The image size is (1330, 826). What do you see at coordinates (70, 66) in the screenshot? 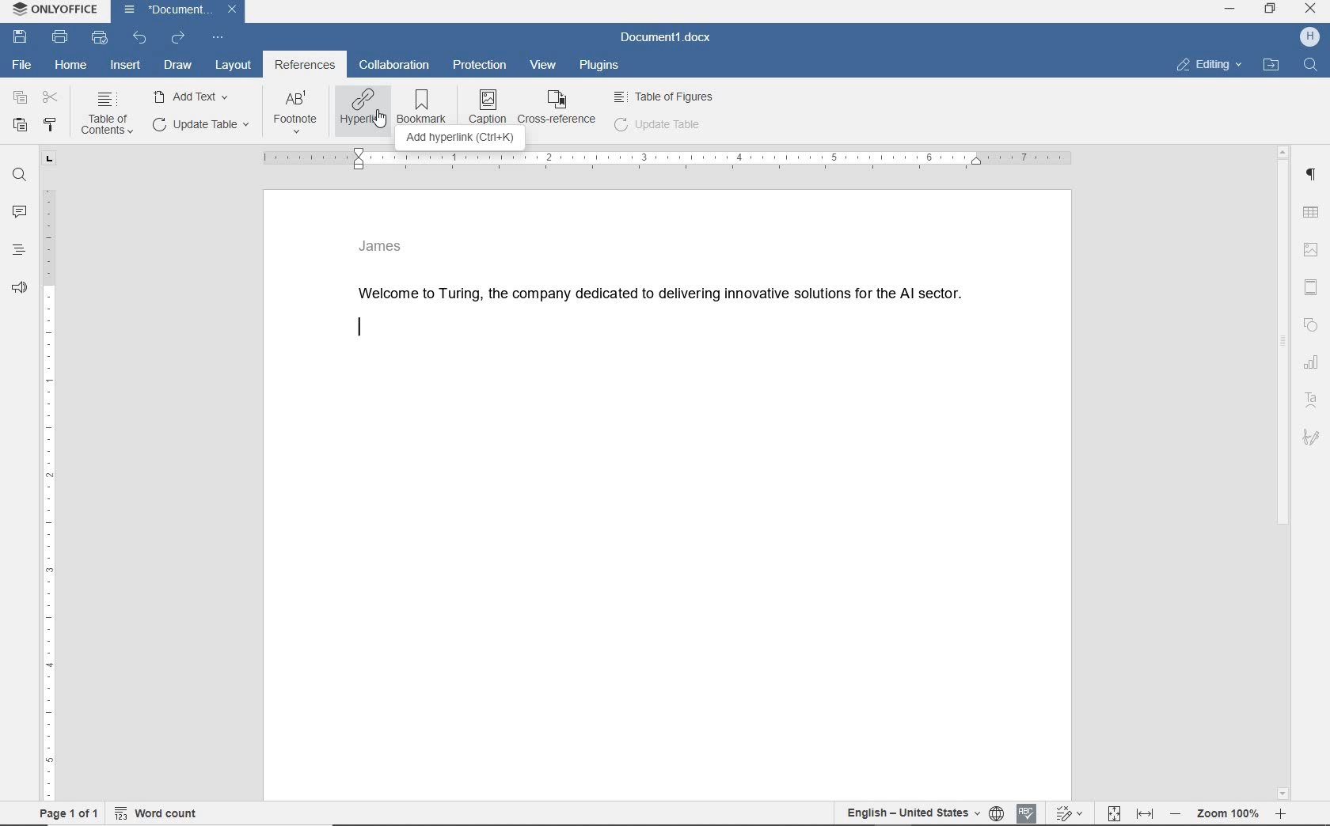
I see `home` at bounding box center [70, 66].